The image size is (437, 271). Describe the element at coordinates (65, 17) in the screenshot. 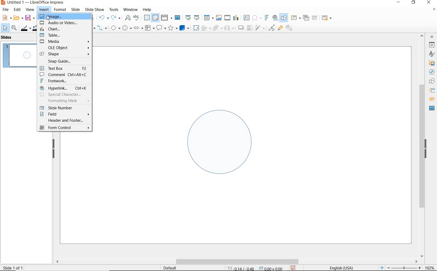

I see `IMAGE` at that location.